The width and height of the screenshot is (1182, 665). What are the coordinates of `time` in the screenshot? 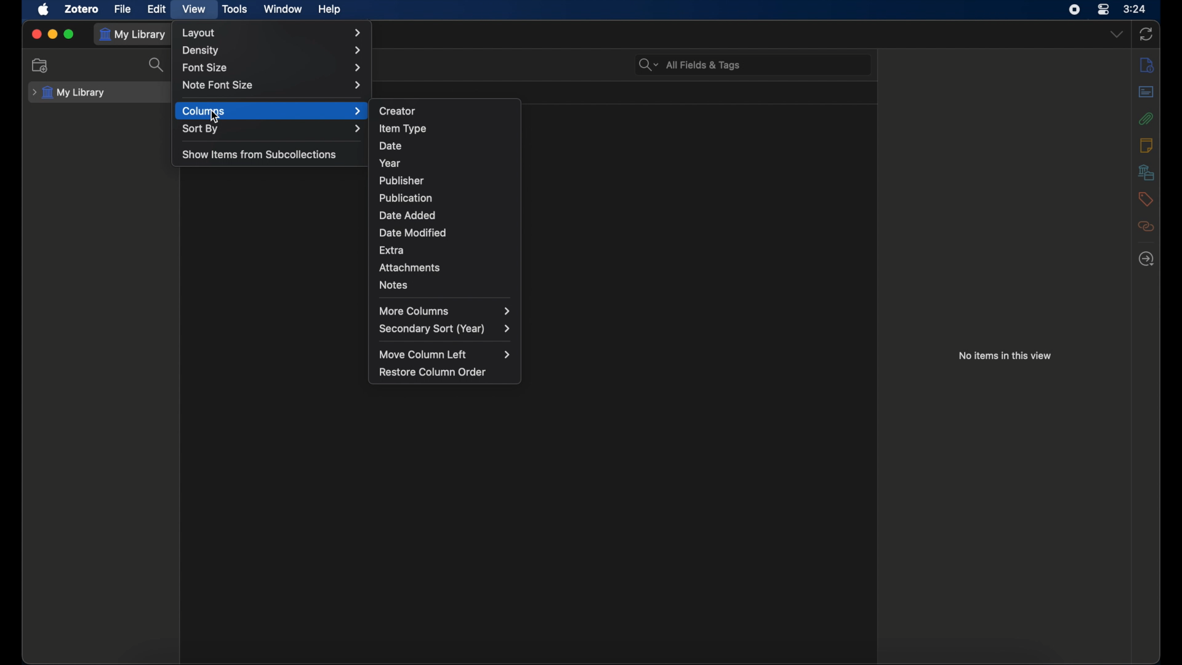 It's located at (1135, 9).